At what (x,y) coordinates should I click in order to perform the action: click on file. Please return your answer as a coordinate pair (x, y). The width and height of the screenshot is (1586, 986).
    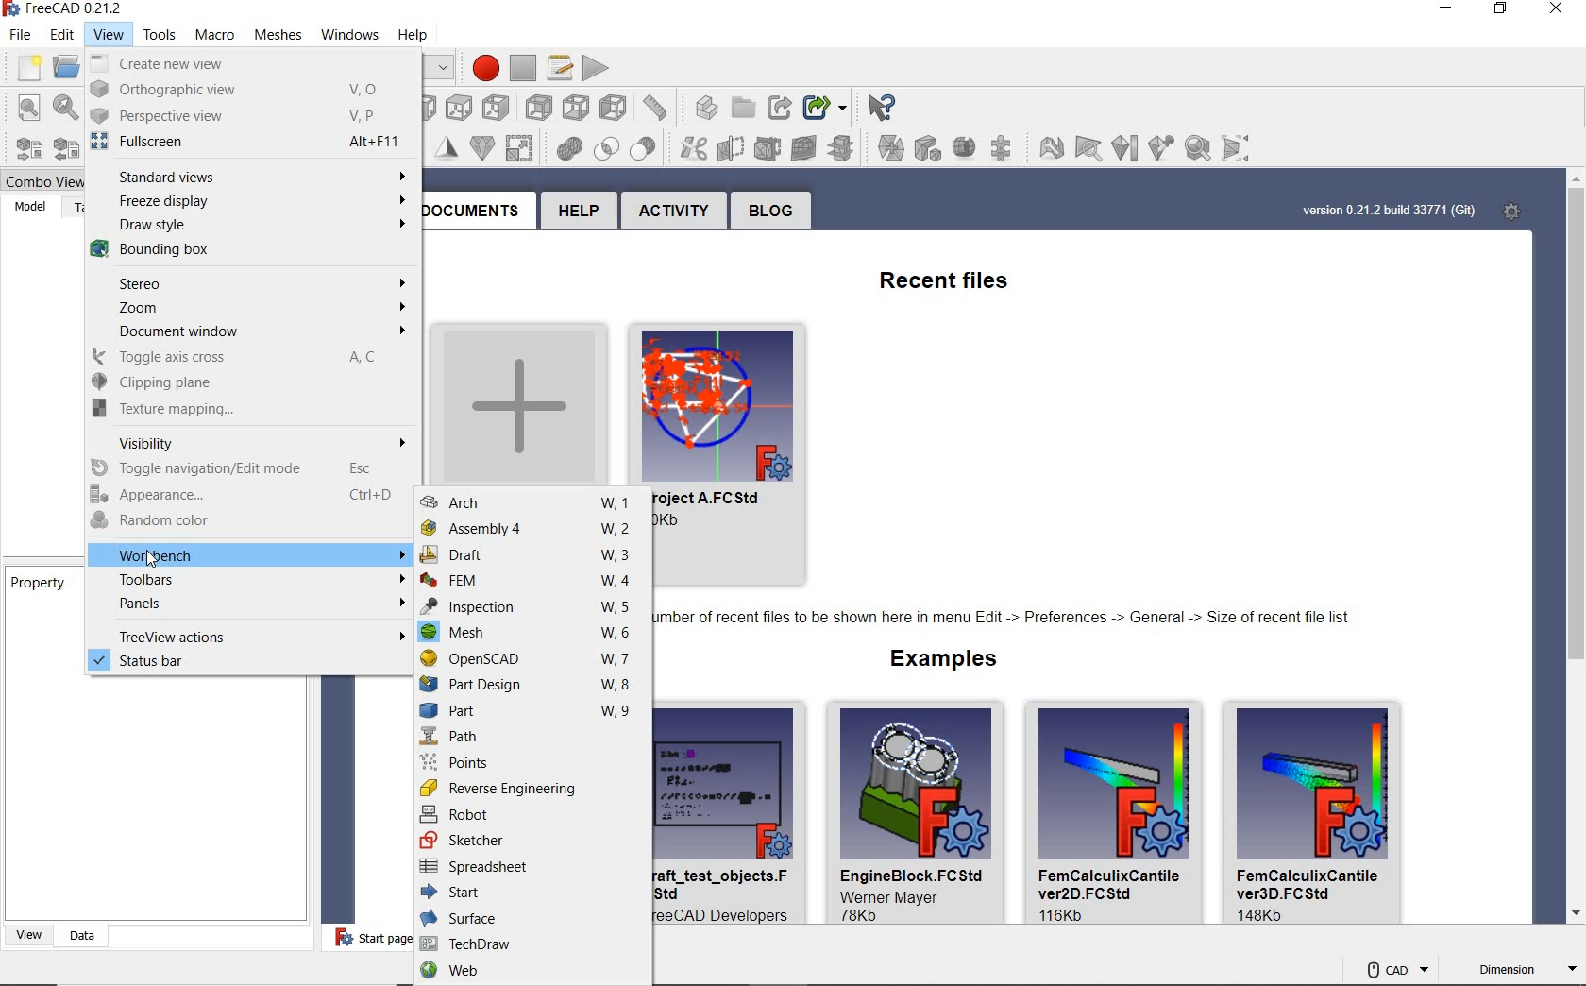
    Looking at the image, I should click on (20, 35).